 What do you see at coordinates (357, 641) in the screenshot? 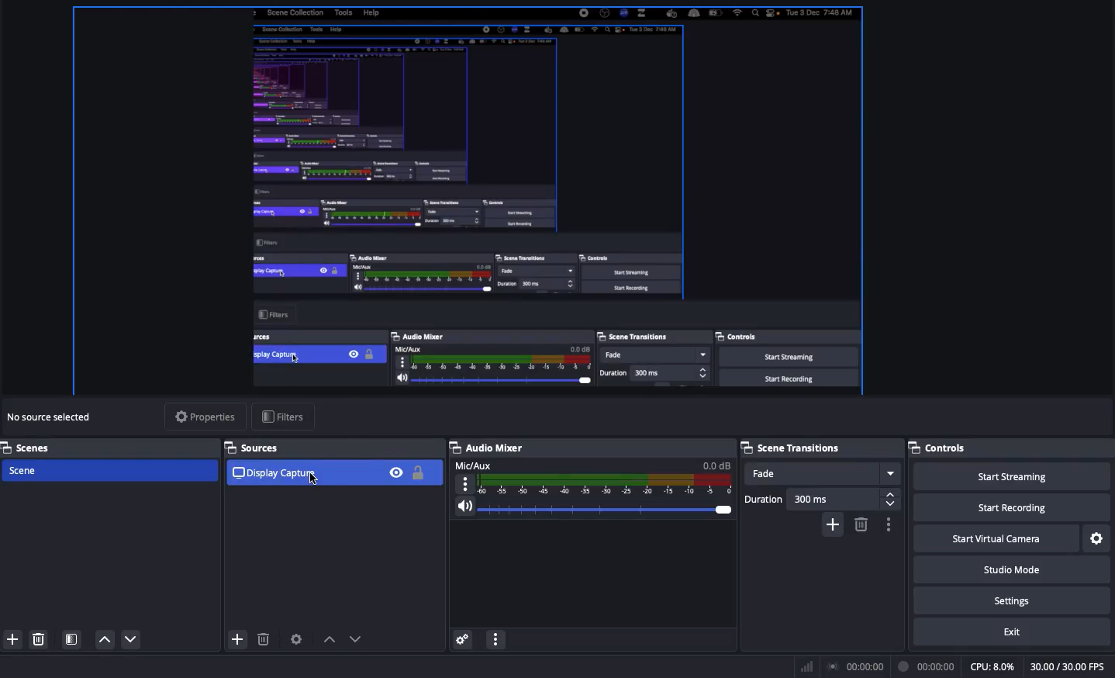
I see `move down` at bounding box center [357, 641].